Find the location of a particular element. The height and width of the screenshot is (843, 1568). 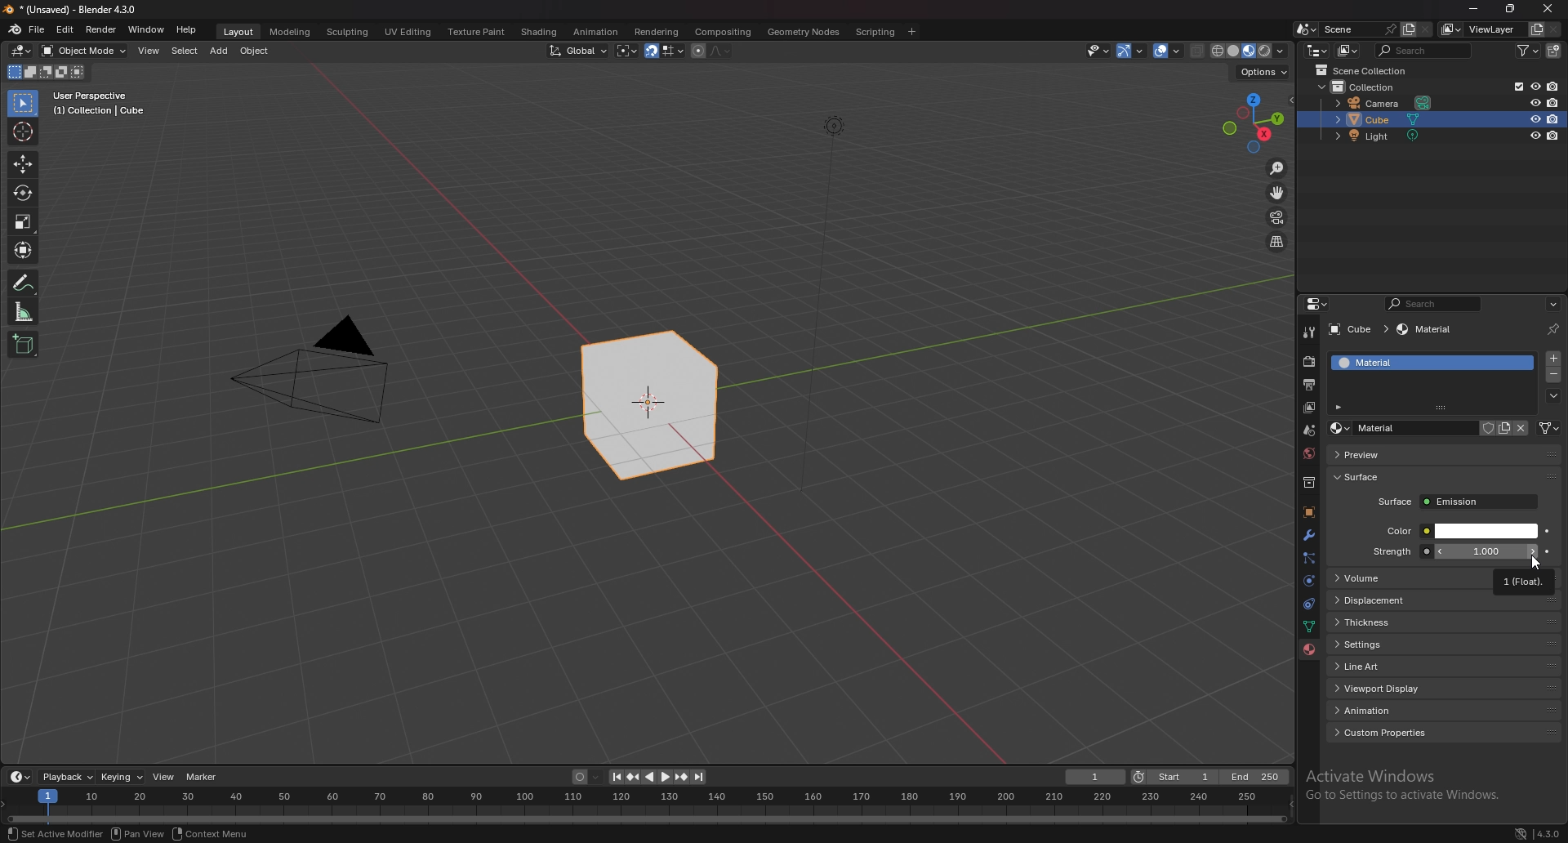

move is located at coordinates (22, 165).